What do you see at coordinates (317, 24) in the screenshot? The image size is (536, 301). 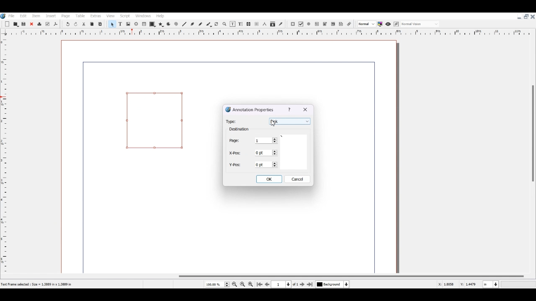 I see `PDF Text Field` at bounding box center [317, 24].